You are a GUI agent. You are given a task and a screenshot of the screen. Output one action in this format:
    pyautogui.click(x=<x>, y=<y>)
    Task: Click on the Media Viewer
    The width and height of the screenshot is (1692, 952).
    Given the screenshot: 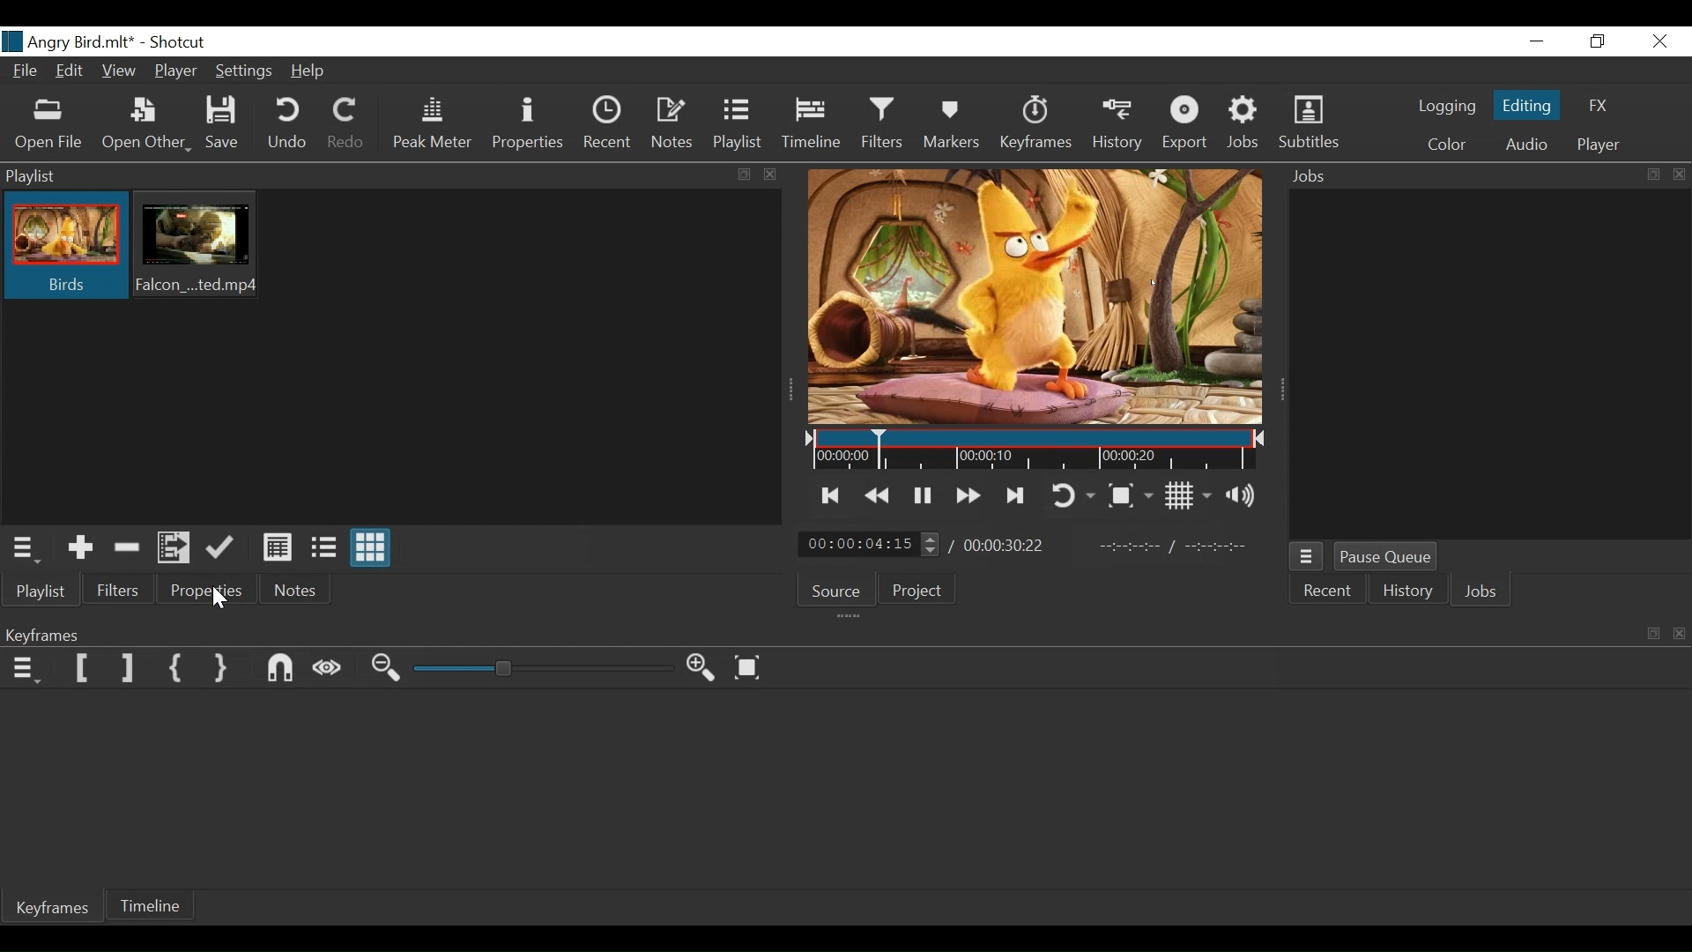 What is the action you would take?
    pyautogui.click(x=1032, y=297)
    